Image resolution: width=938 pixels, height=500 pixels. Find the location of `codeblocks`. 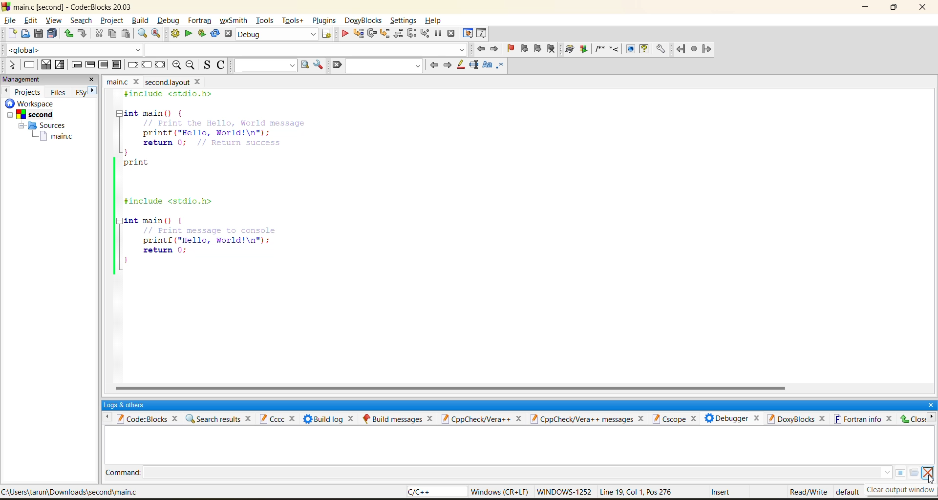

codeblocks is located at coordinates (149, 419).